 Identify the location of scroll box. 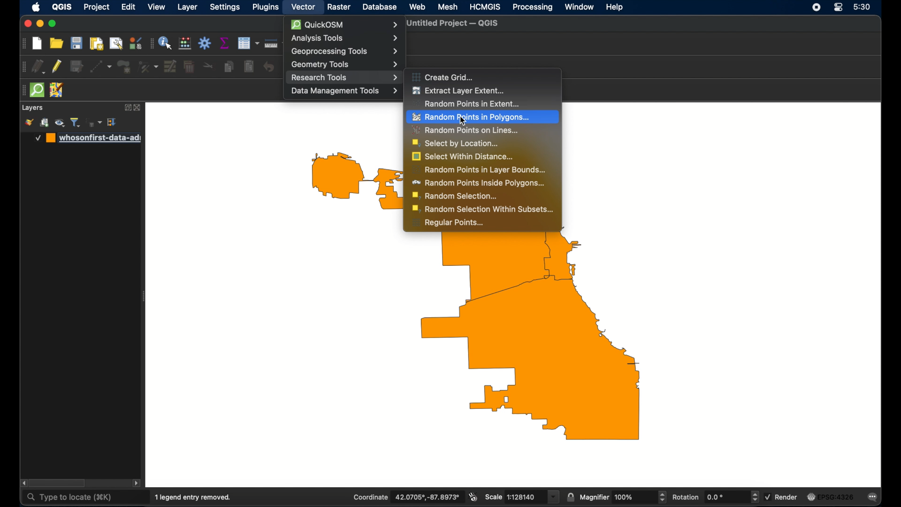
(59, 483).